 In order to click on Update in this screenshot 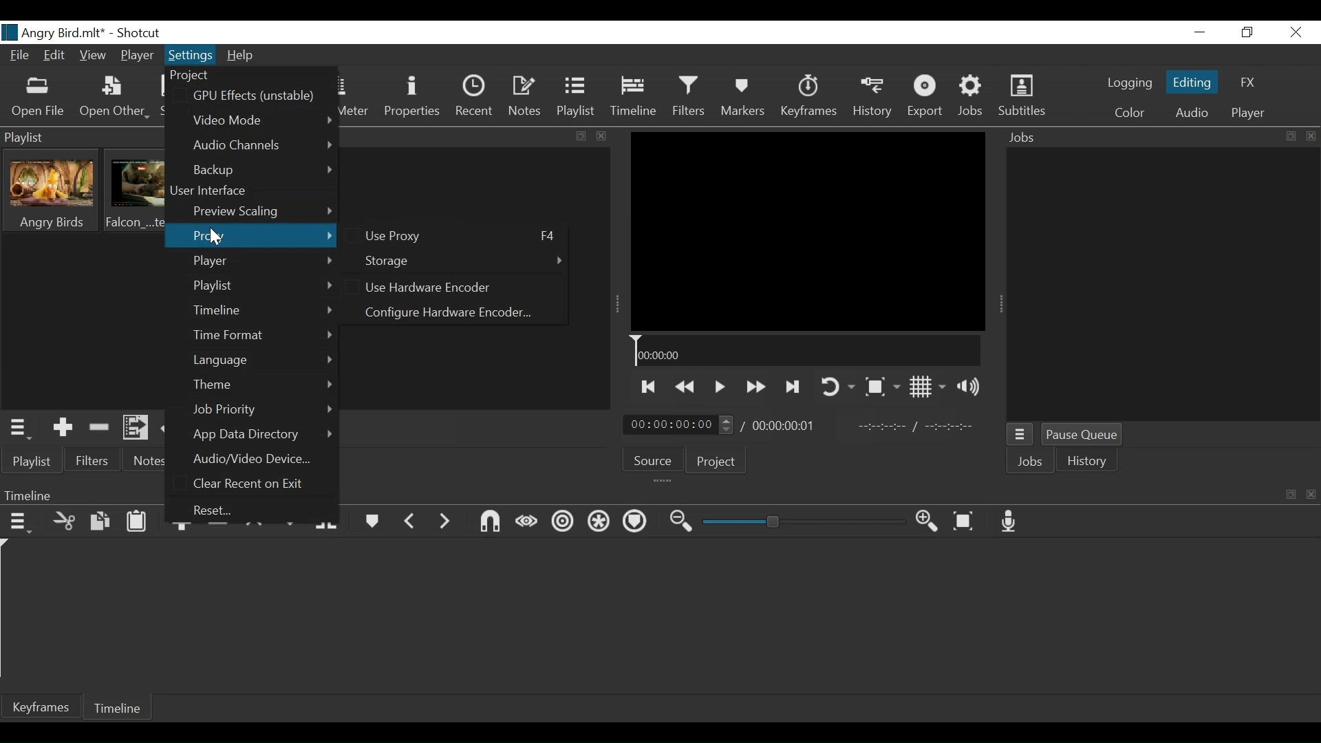, I will do `click(173, 429)`.